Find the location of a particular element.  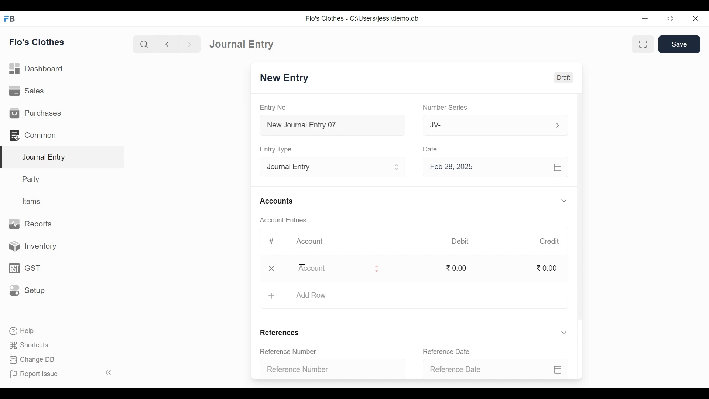

Report Issue is located at coordinates (34, 374).